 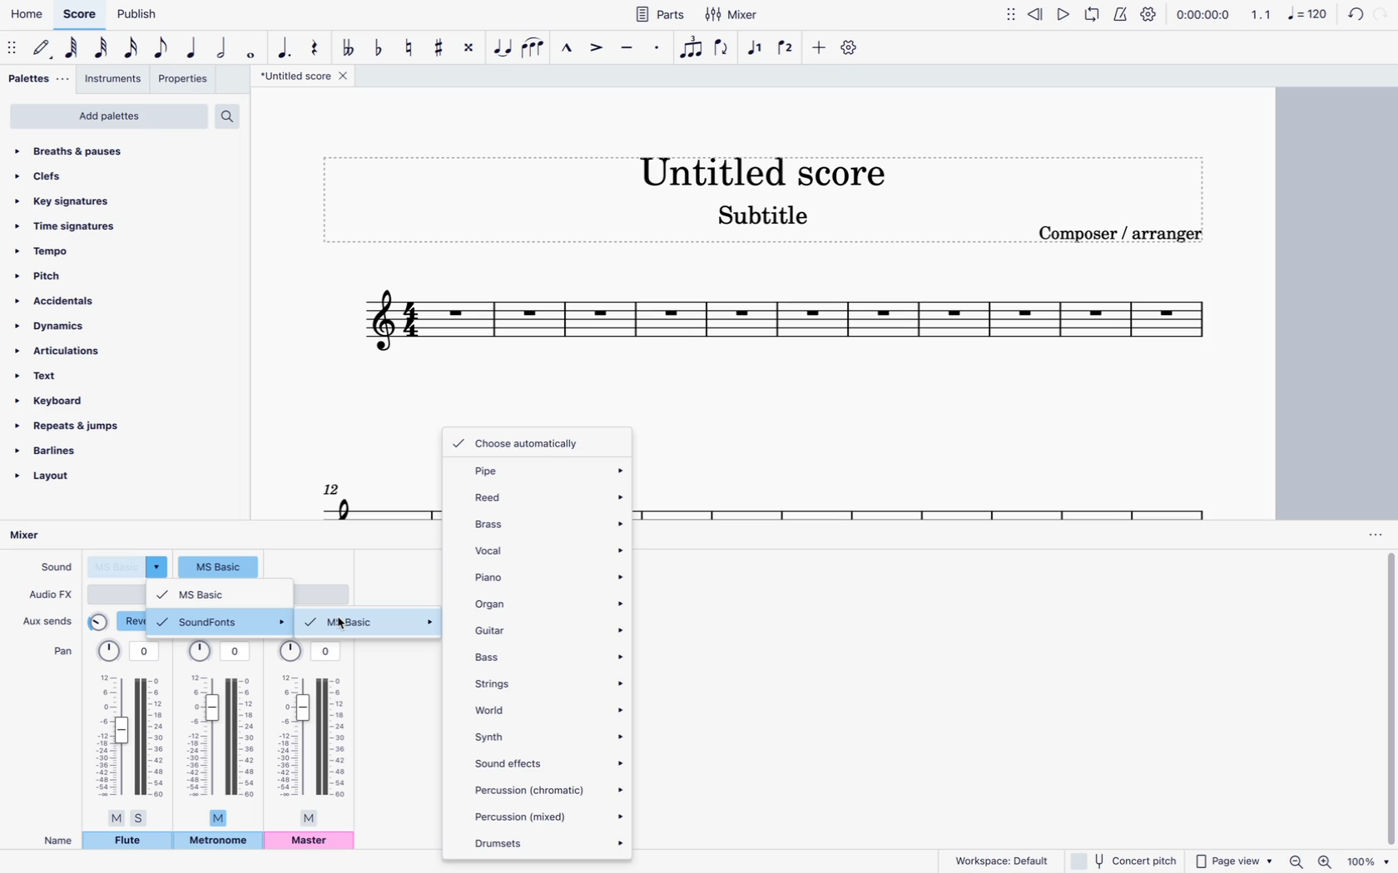 I want to click on strings, so click(x=548, y=682).